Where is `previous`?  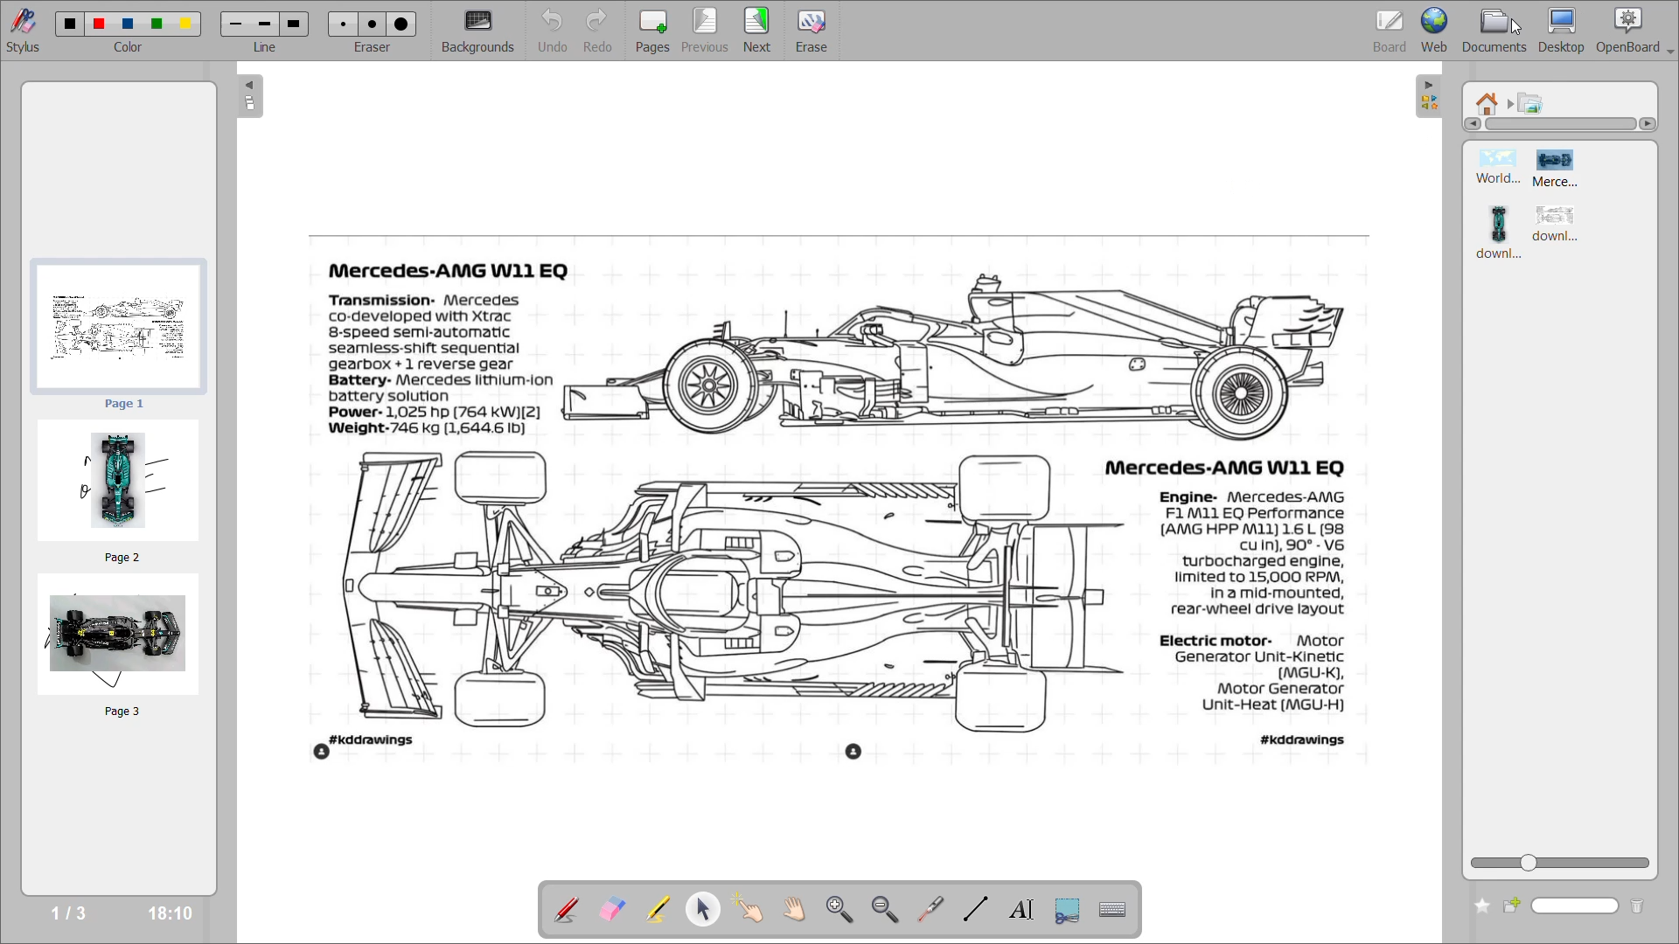
previous is located at coordinates (707, 30).